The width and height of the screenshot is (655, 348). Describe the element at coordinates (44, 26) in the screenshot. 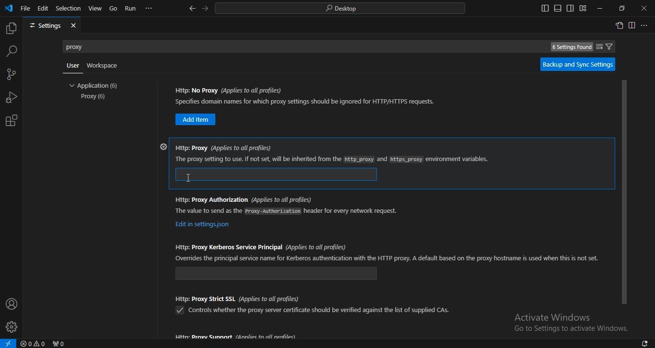

I see `settings` at that location.